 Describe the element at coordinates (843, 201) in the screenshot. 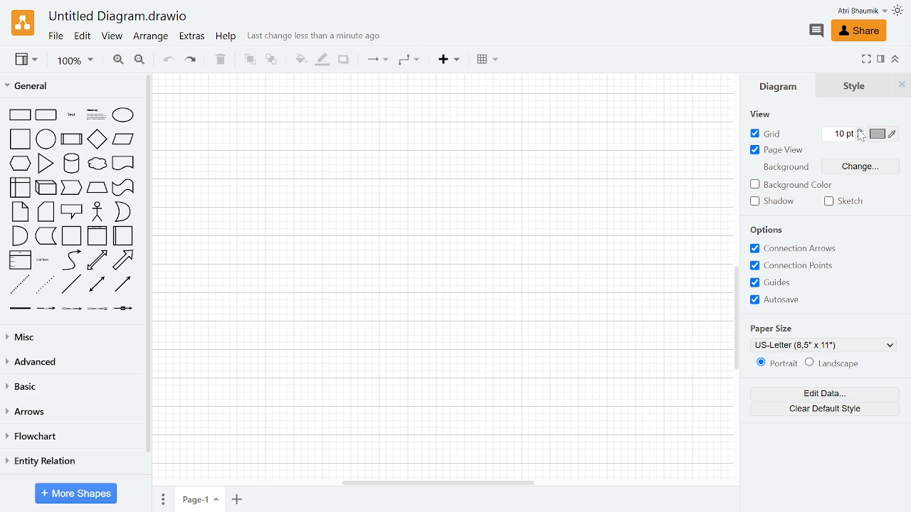

I see `Sketch` at that location.